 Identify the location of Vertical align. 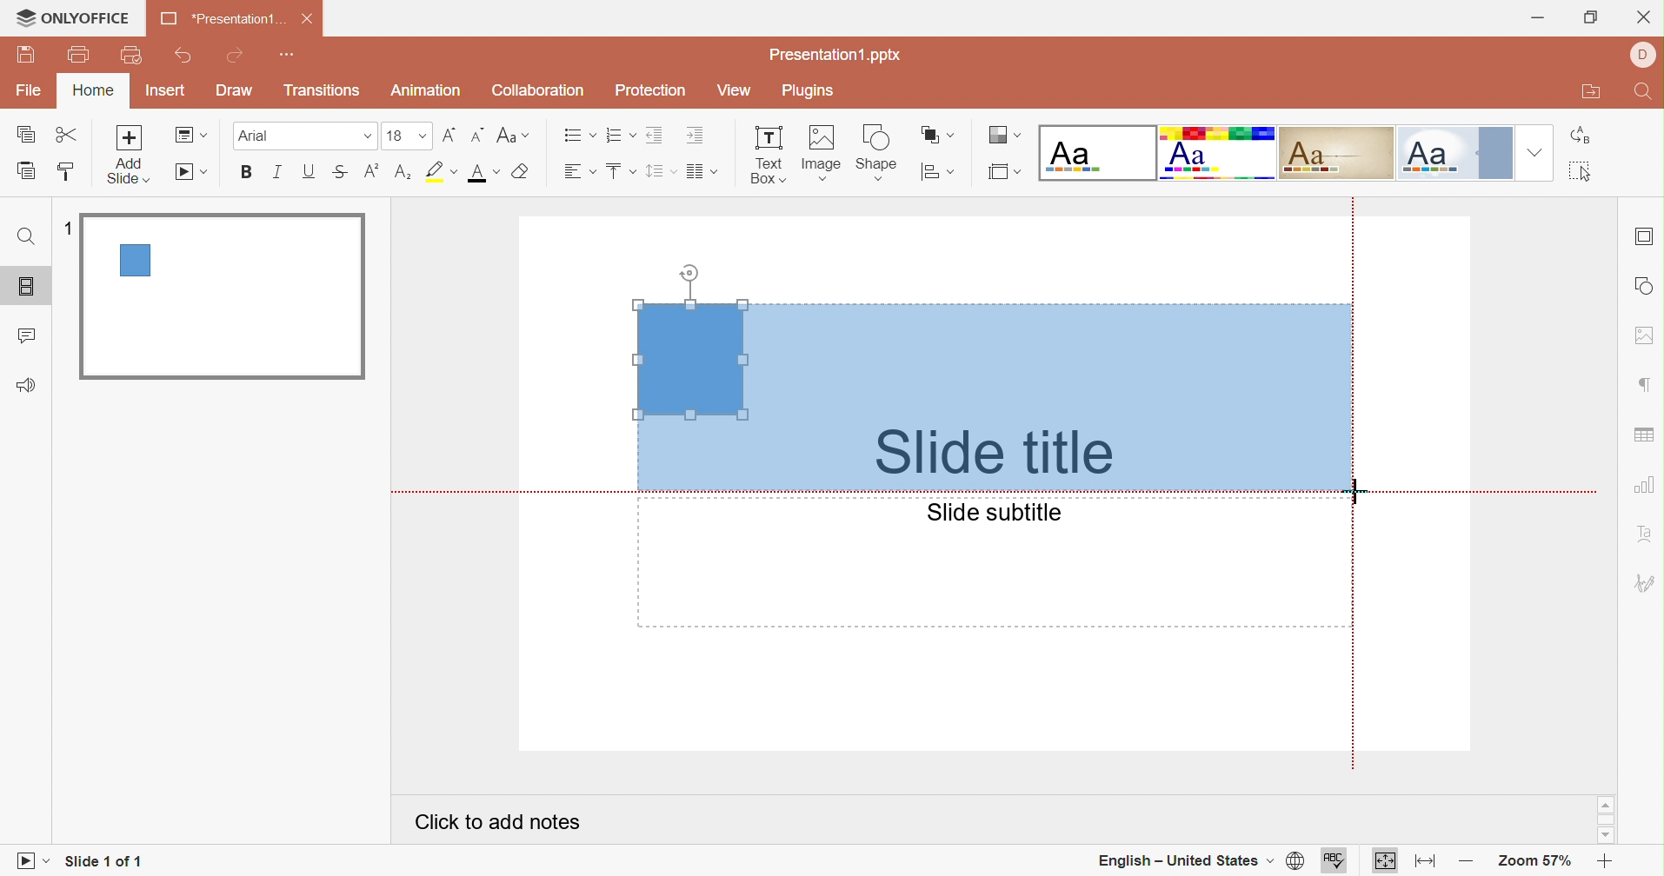
(621, 171).